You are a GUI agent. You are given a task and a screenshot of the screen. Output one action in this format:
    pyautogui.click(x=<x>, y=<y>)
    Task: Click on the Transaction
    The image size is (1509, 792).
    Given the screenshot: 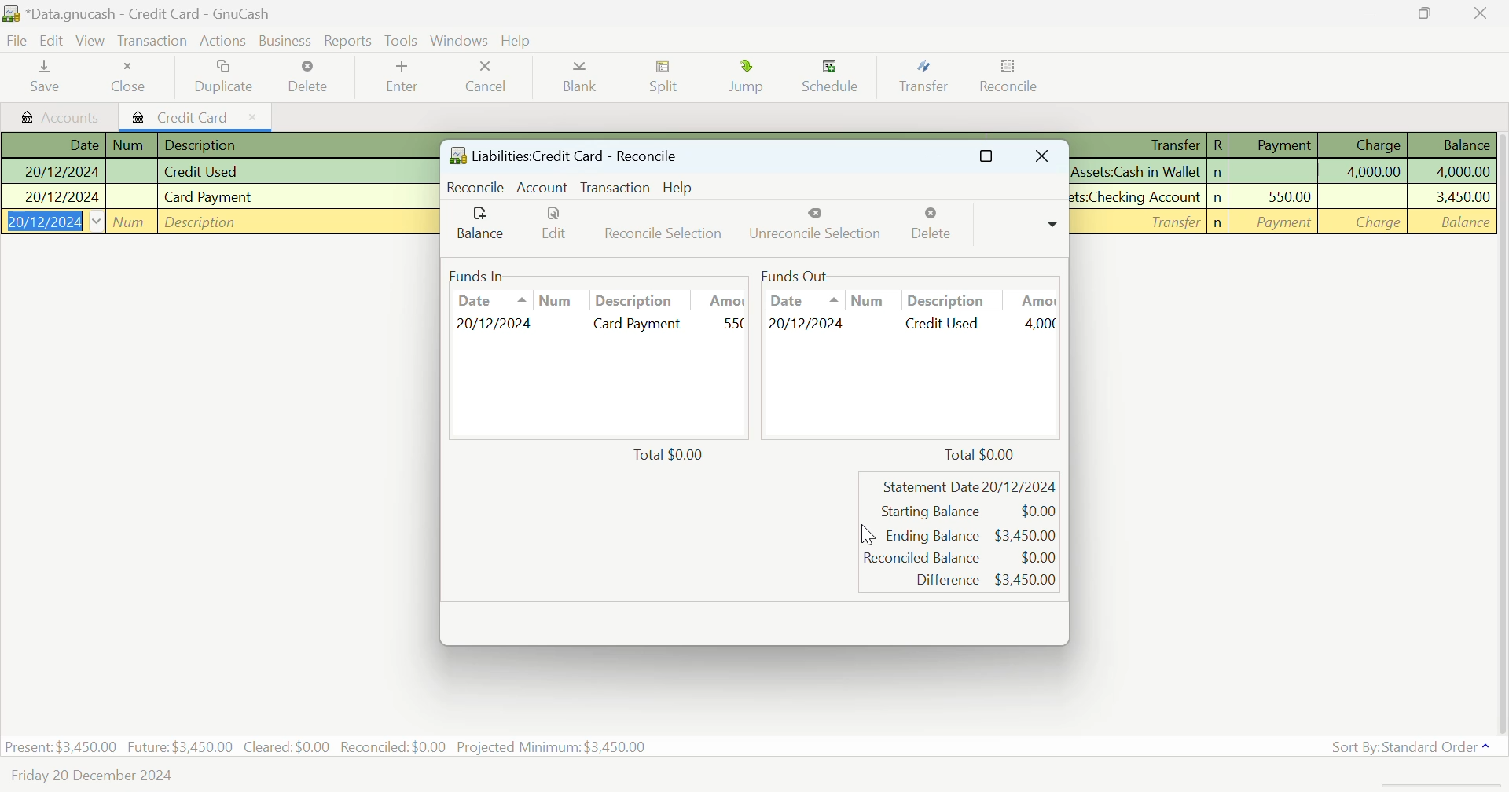 What is the action you would take?
    pyautogui.click(x=150, y=42)
    